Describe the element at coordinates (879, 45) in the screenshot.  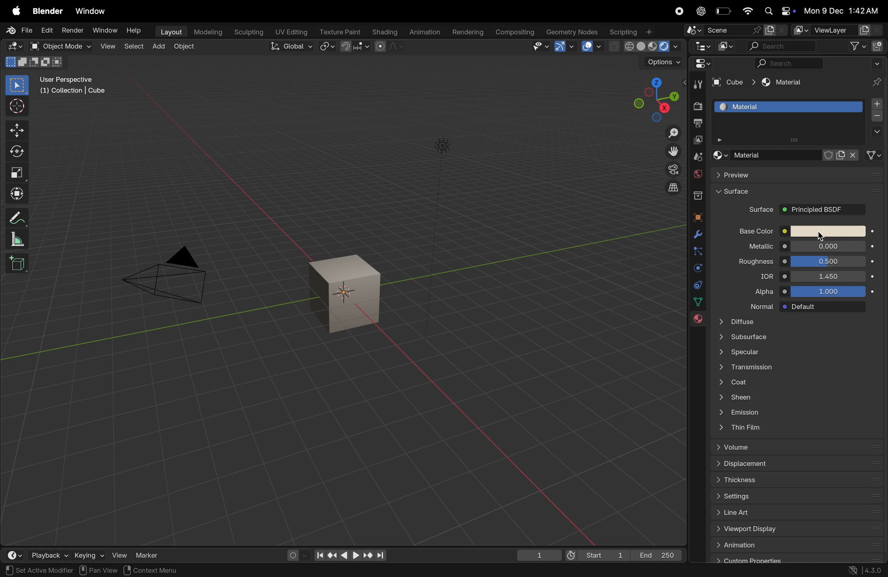
I see `new collection` at that location.